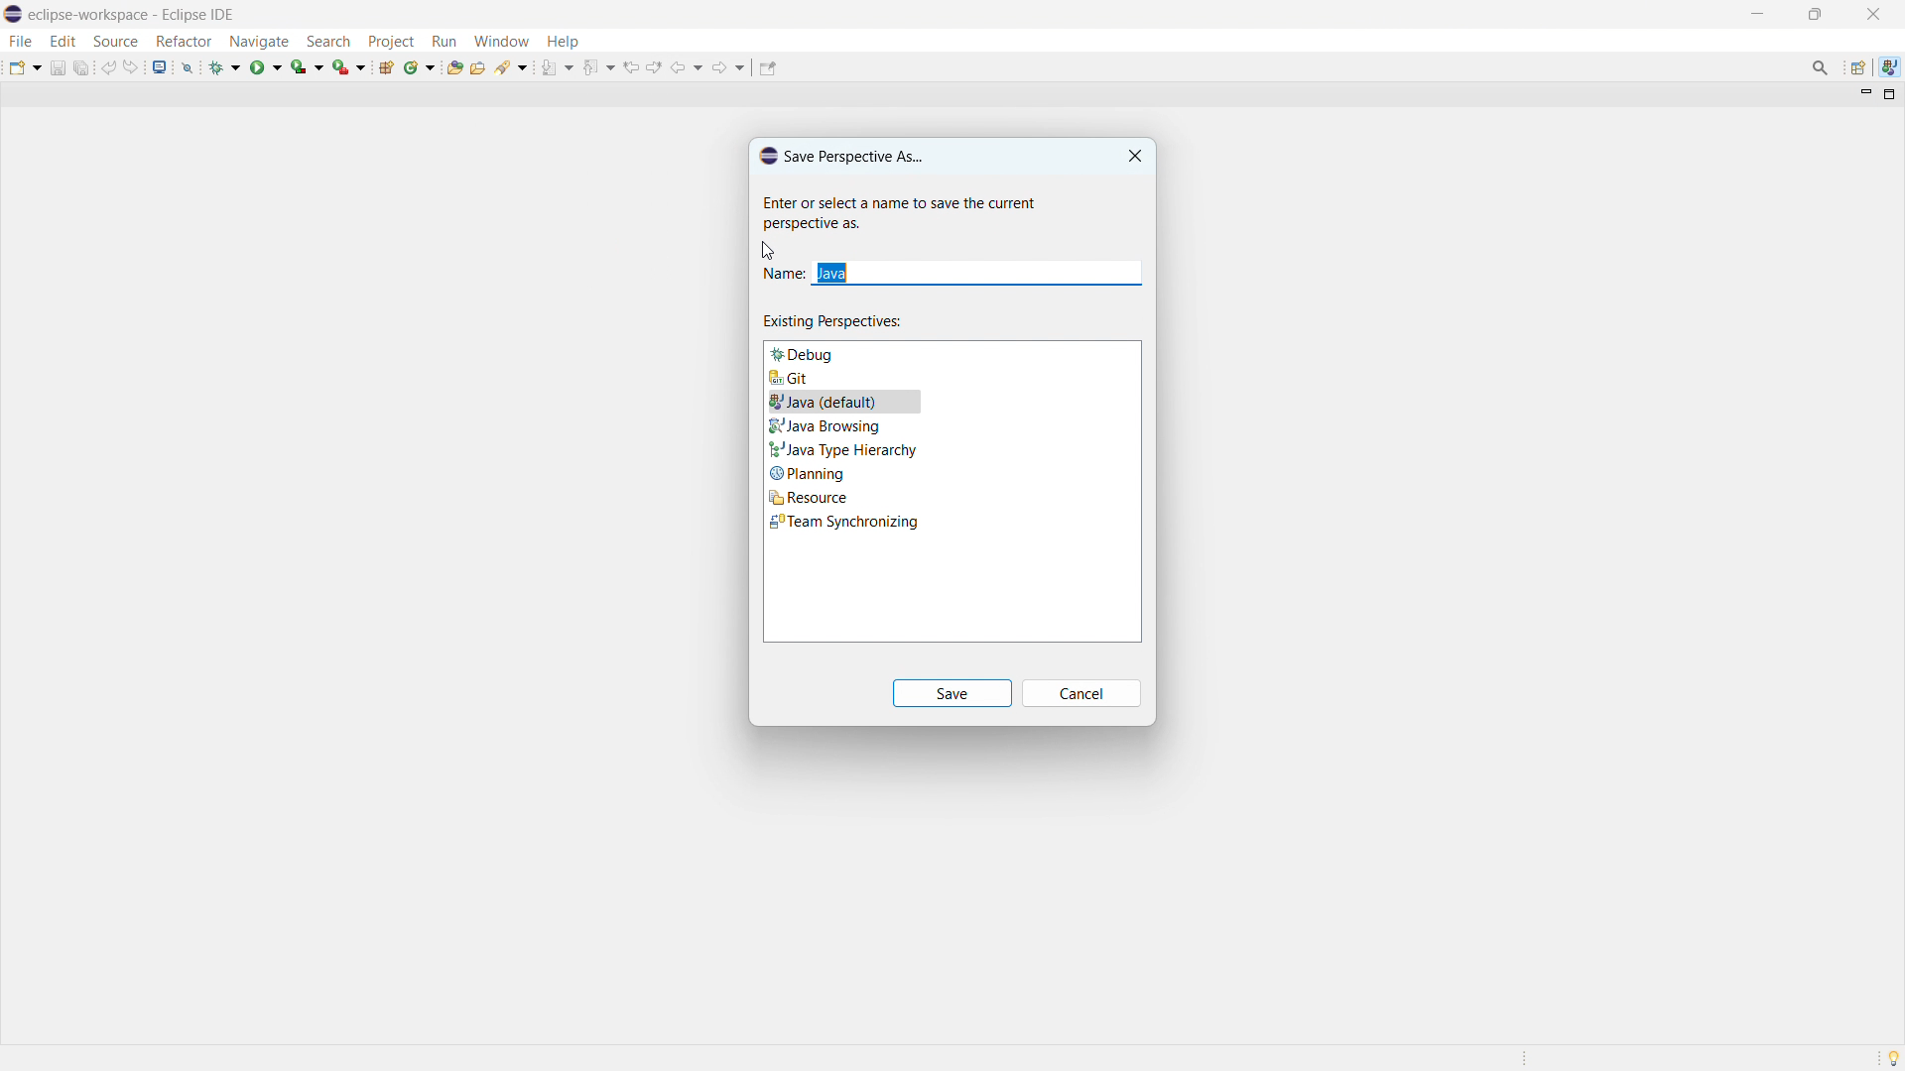 The image size is (1905, 1071). Describe the element at coordinates (392, 41) in the screenshot. I see `project` at that location.